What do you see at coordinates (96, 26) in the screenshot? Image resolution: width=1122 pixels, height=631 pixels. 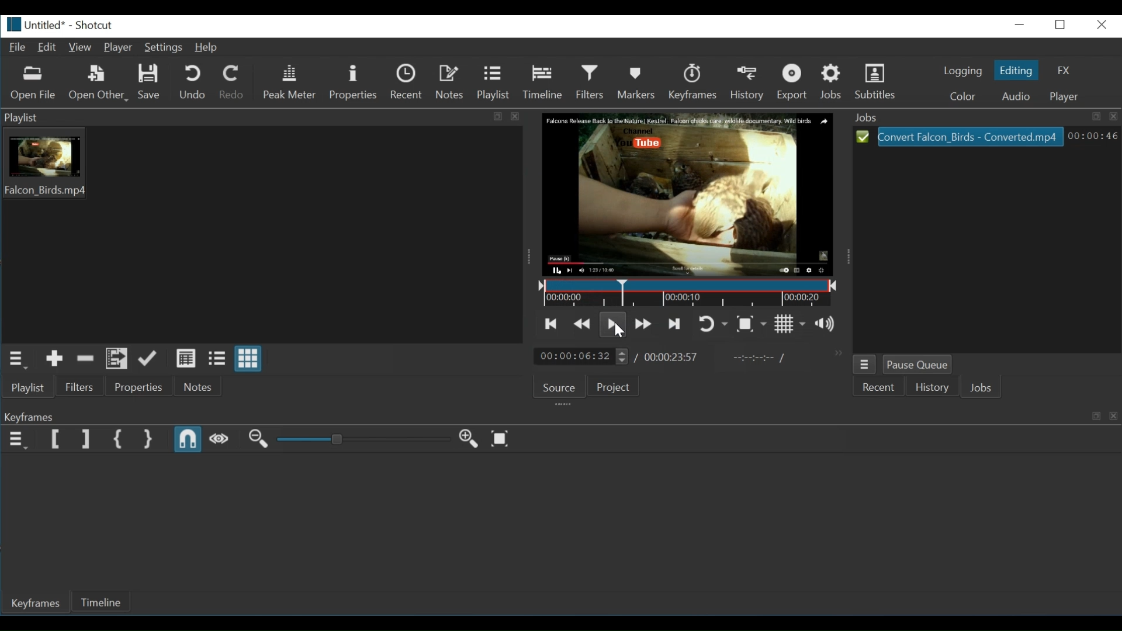 I see `Shotcut` at bounding box center [96, 26].